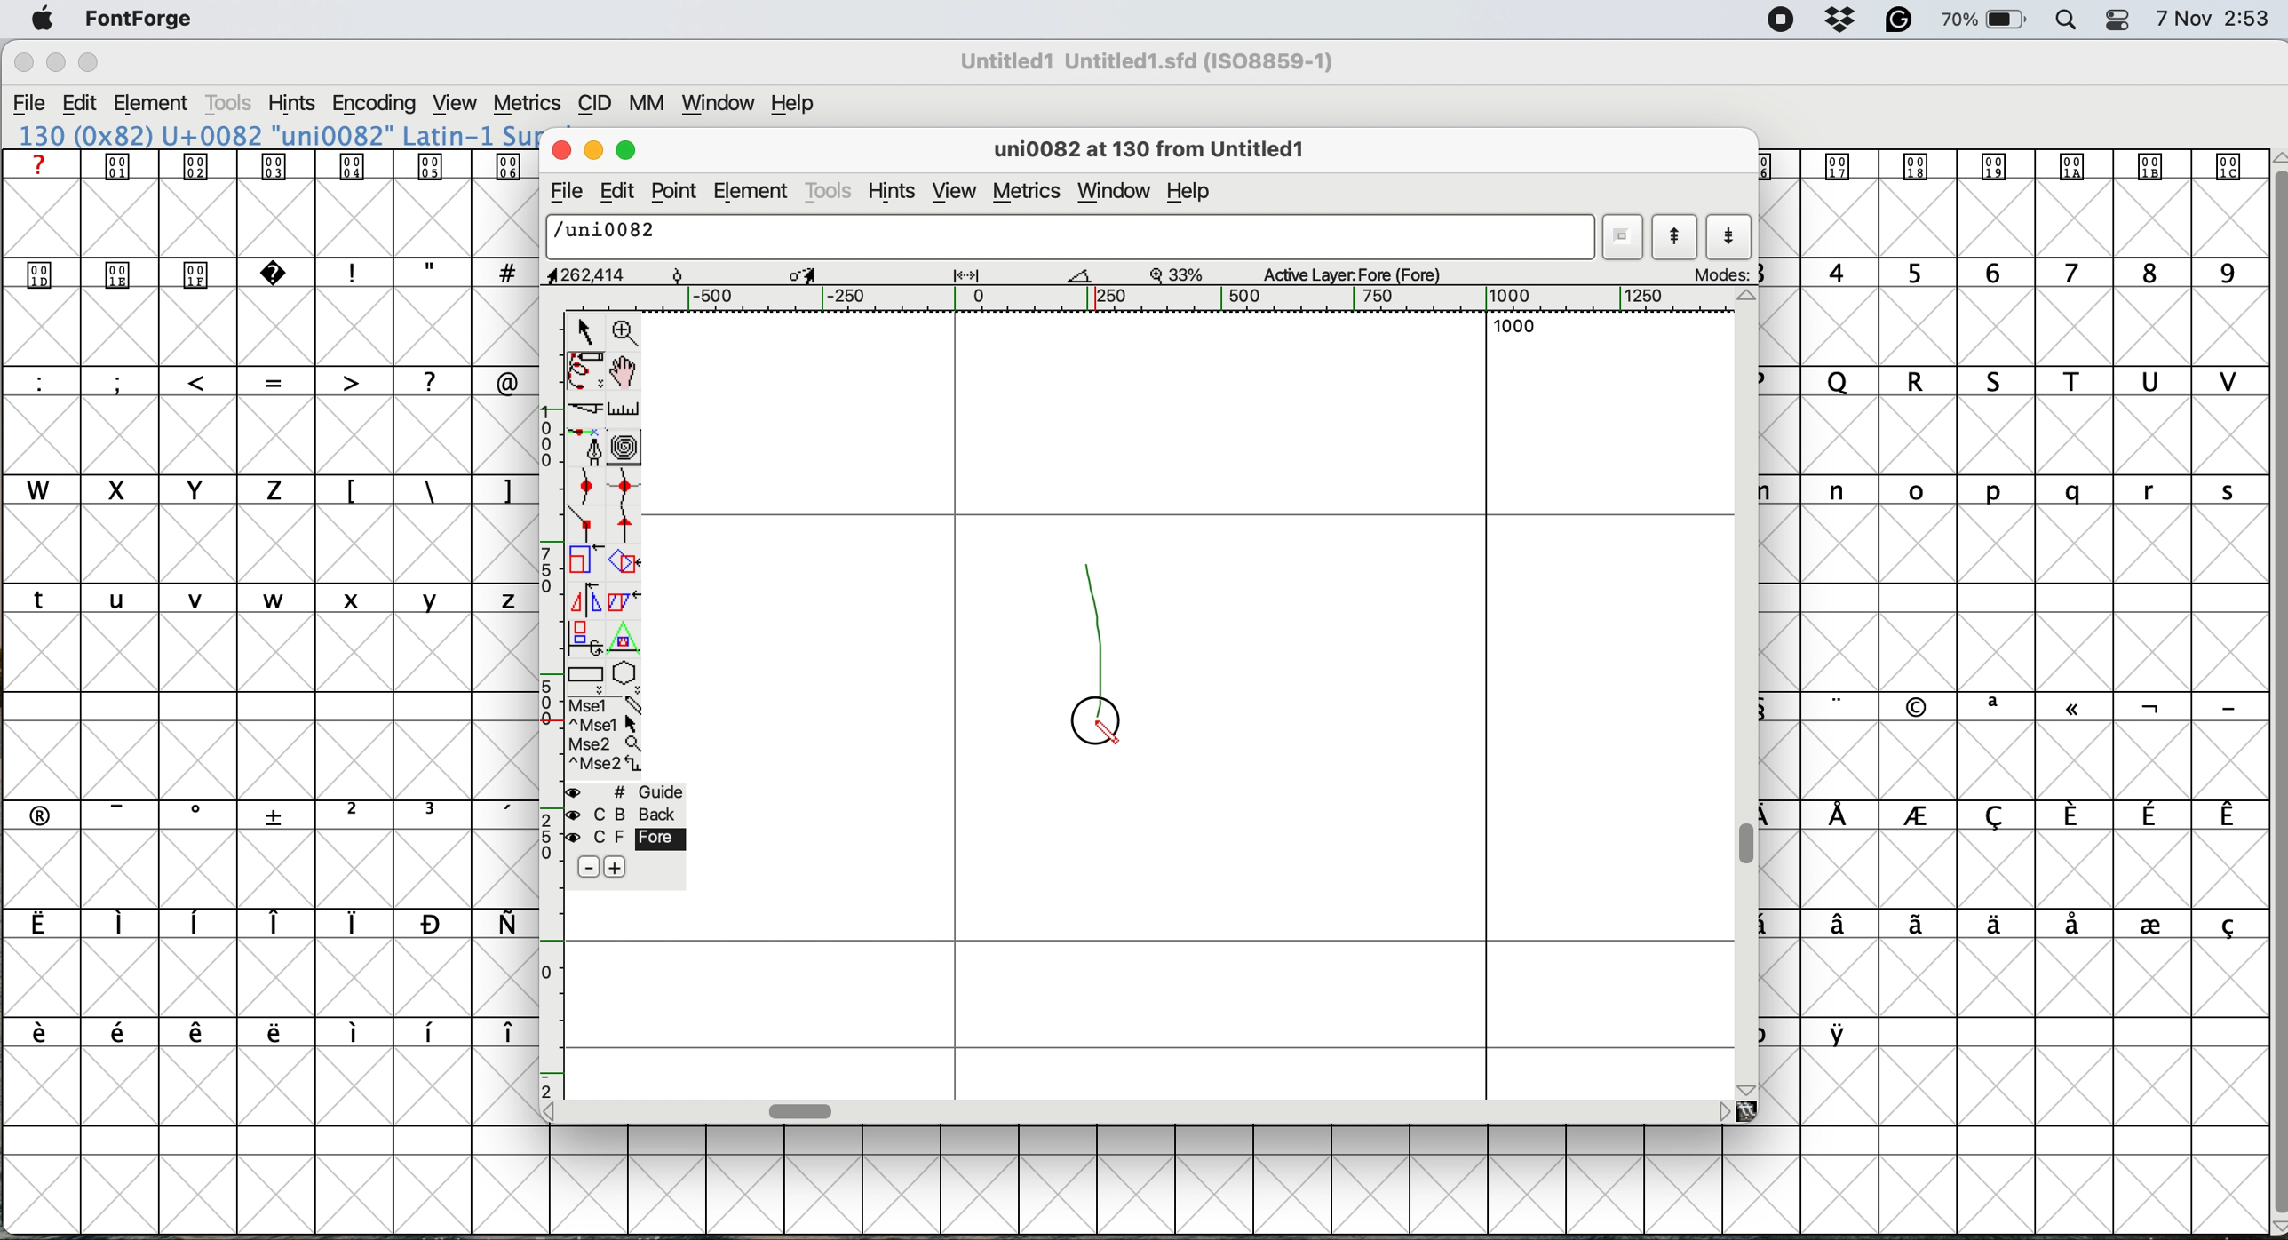 This screenshot has width=2288, height=1240. I want to click on hints, so click(293, 105).